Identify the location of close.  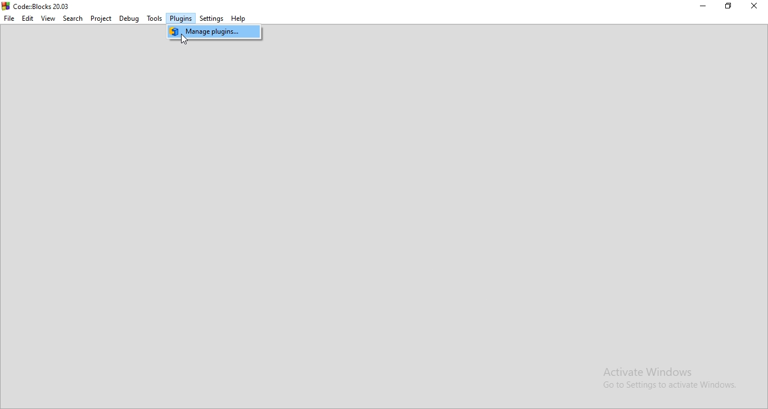
(752, 5).